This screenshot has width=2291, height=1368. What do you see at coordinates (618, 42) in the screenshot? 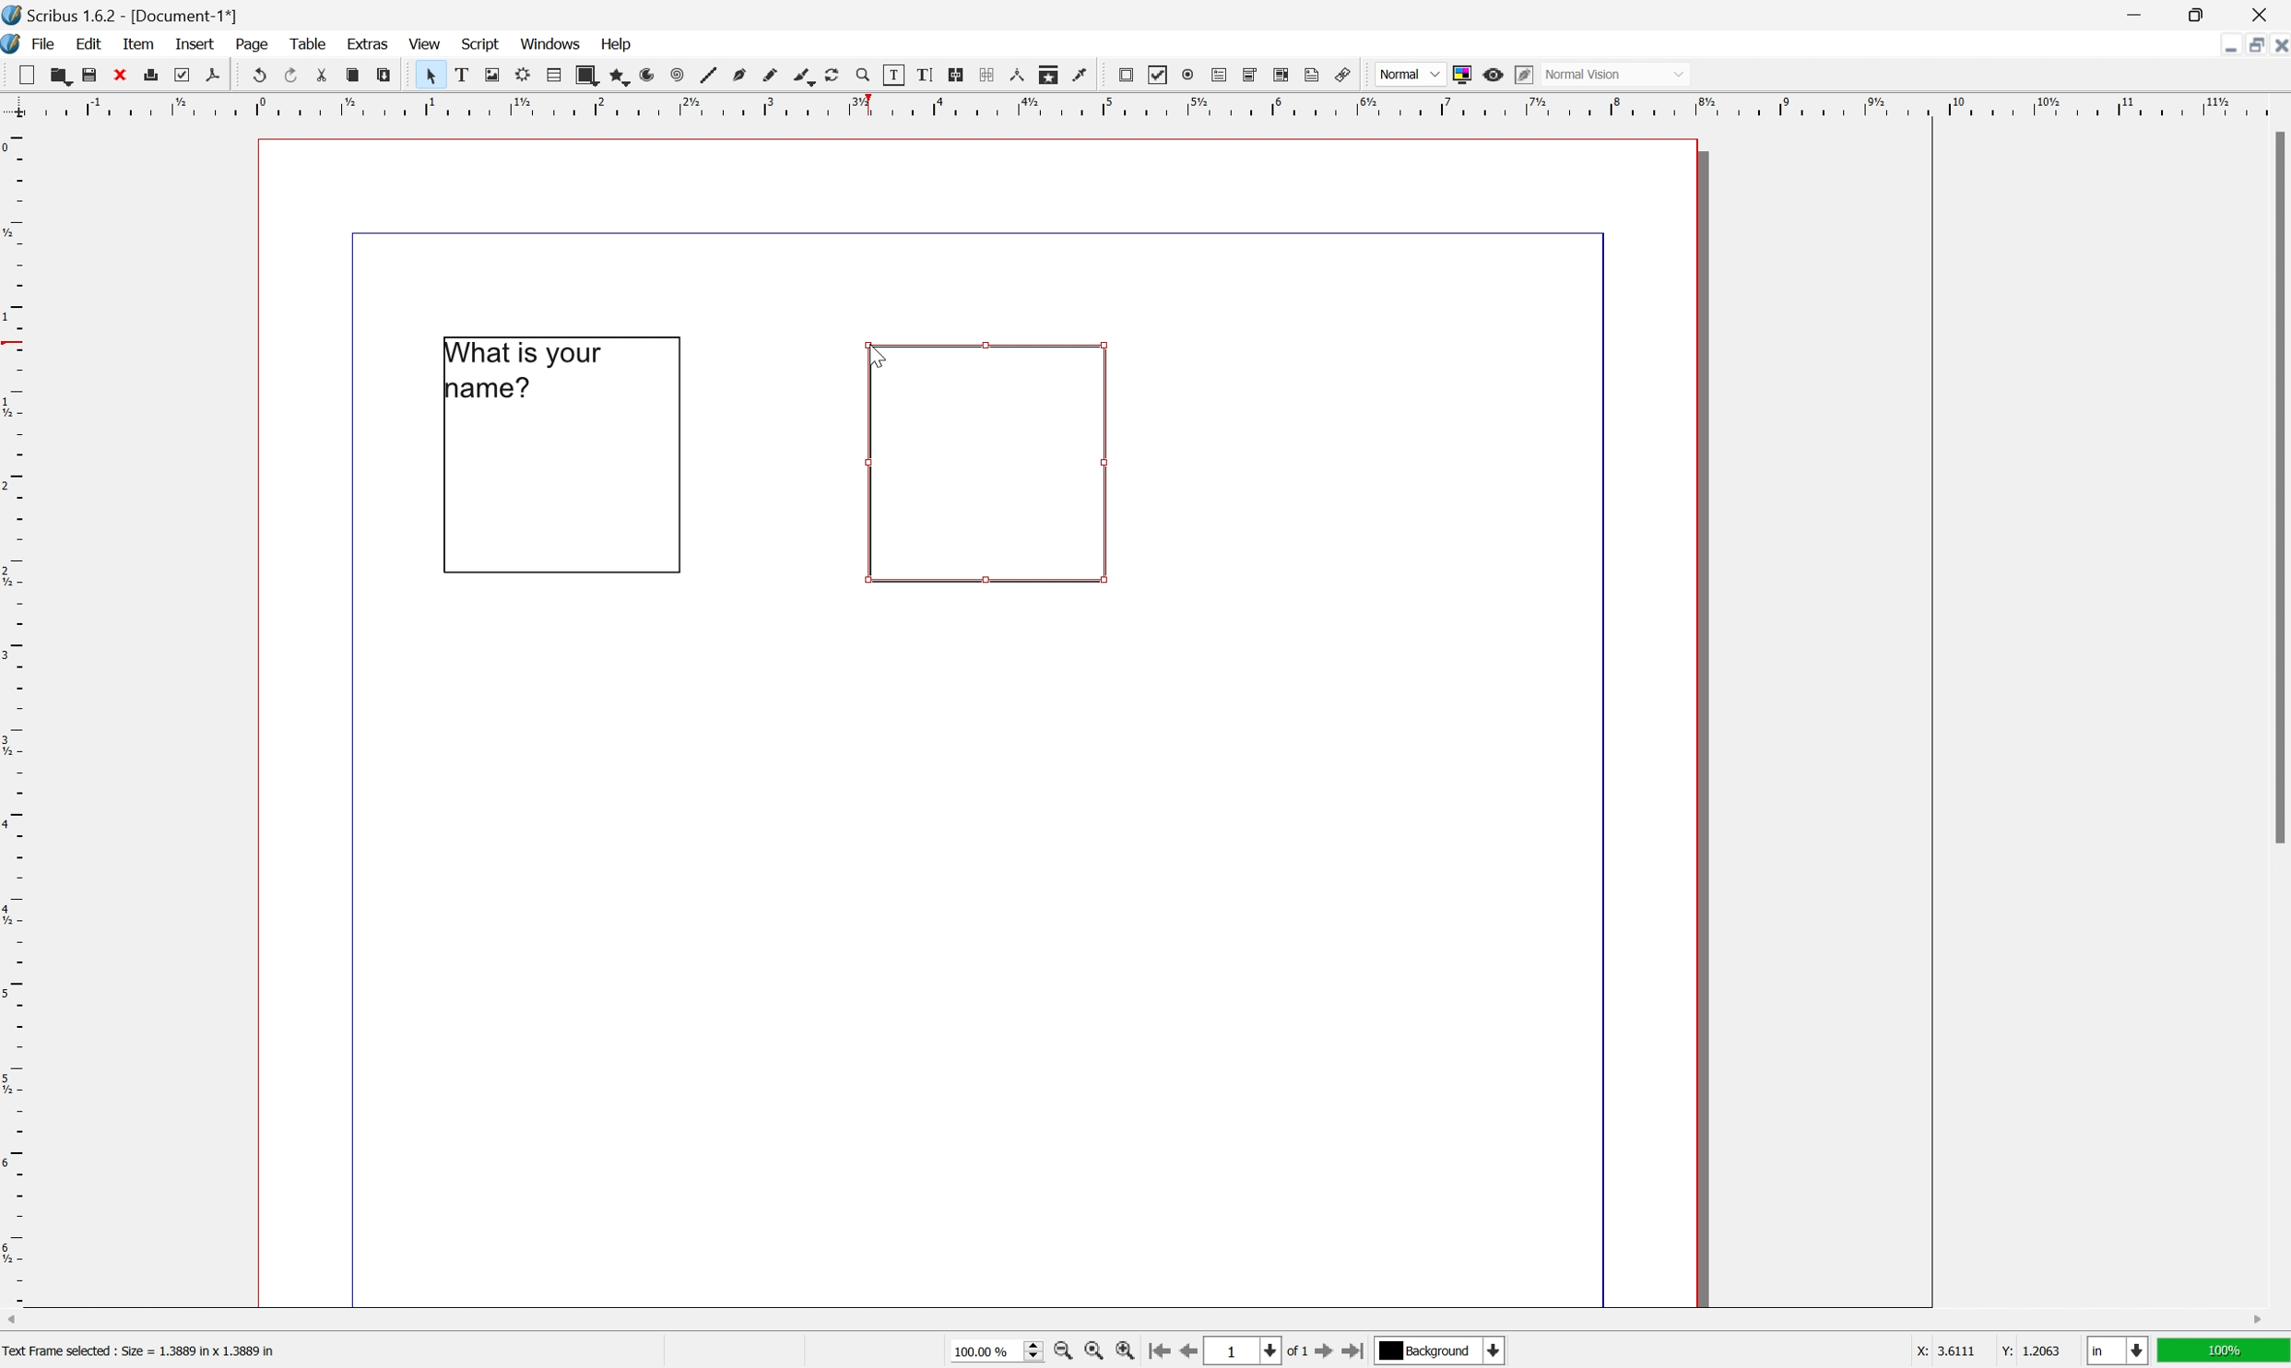
I see `help` at bounding box center [618, 42].